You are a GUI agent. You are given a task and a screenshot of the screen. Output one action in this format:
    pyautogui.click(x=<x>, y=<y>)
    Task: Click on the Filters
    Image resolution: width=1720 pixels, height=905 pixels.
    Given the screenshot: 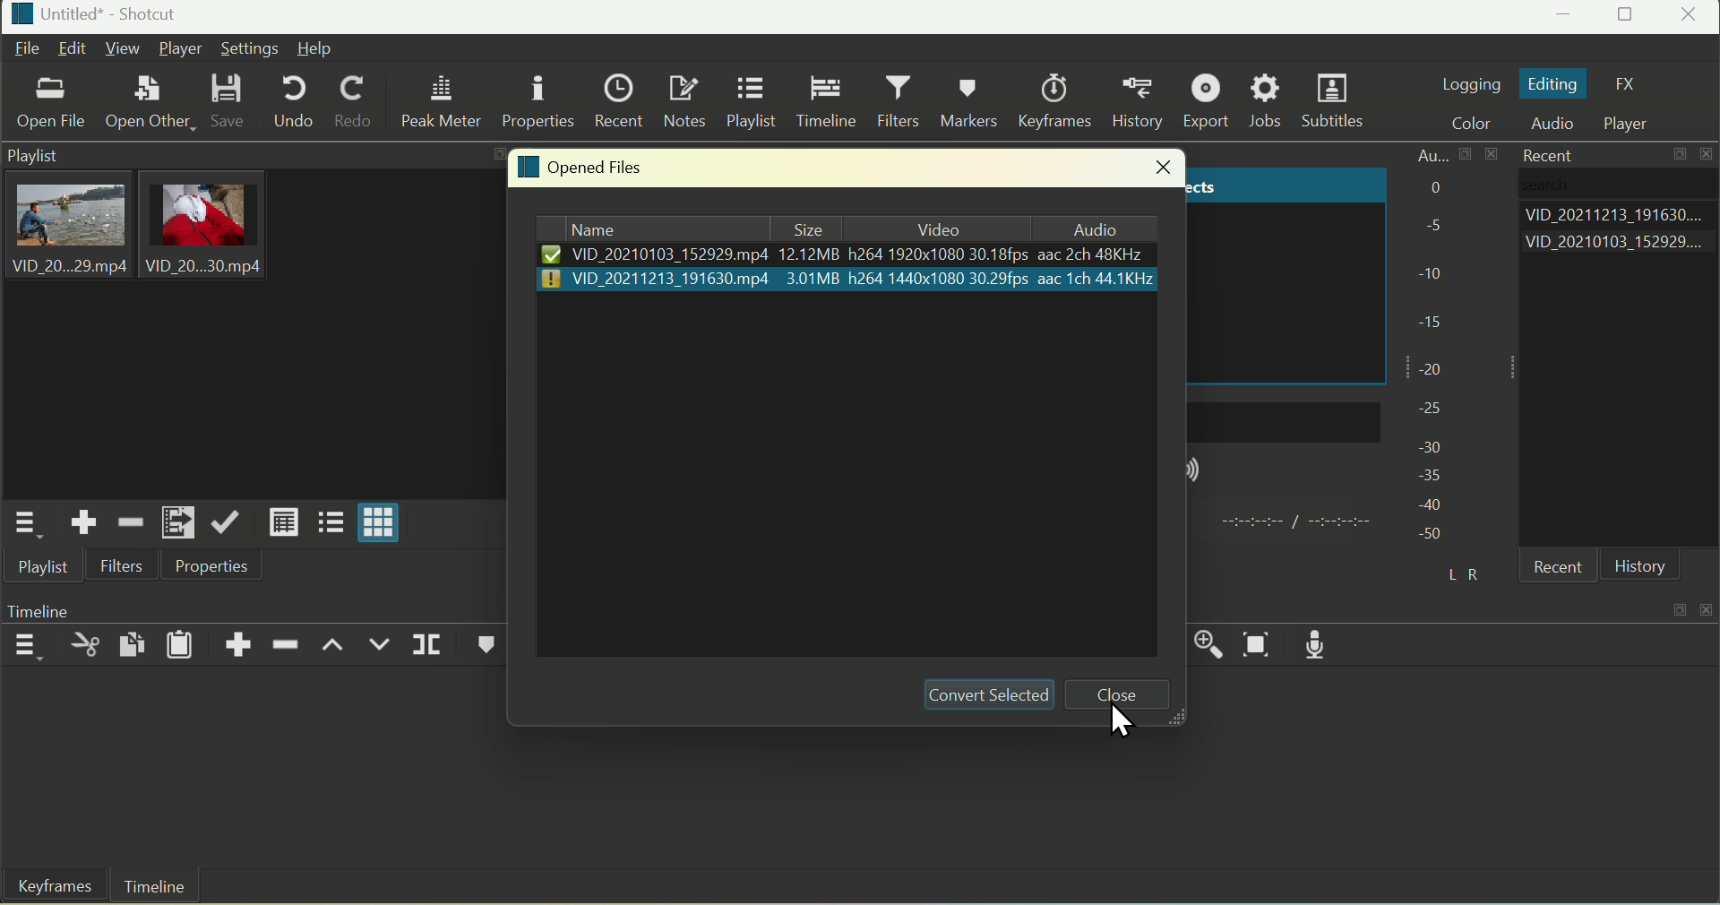 What is the action you would take?
    pyautogui.click(x=123, y=565)
    